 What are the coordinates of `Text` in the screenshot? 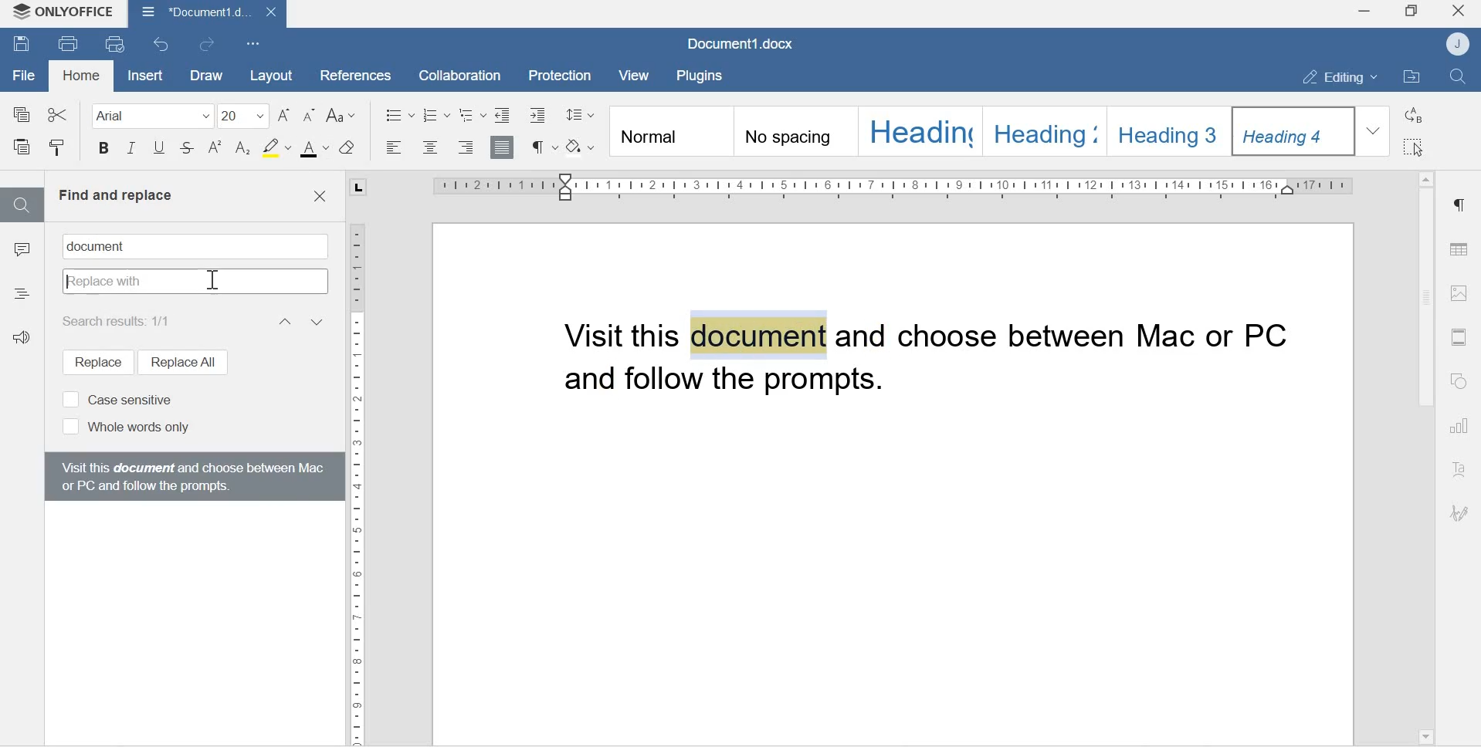 It's located at (1461, 471).